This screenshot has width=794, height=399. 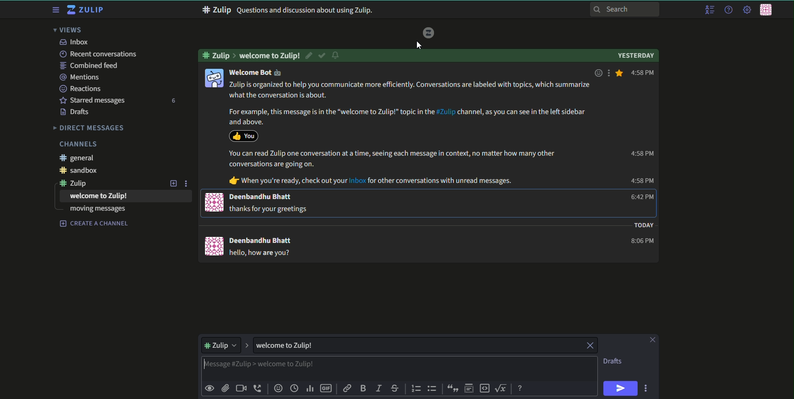 I want to click on main menu, so click(x=746, y=10).